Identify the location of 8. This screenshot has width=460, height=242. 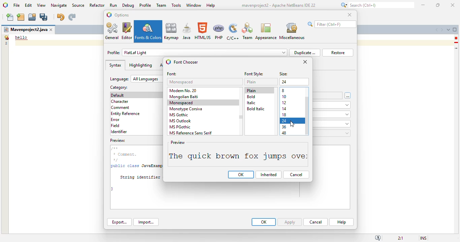
(284, 91).